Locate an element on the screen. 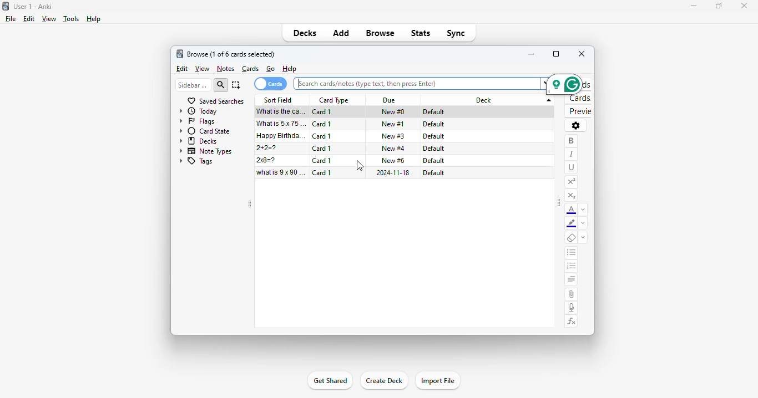 Image resolution: width=758 pixels, height=398 pixels. help is located at coordinates (93, 19).